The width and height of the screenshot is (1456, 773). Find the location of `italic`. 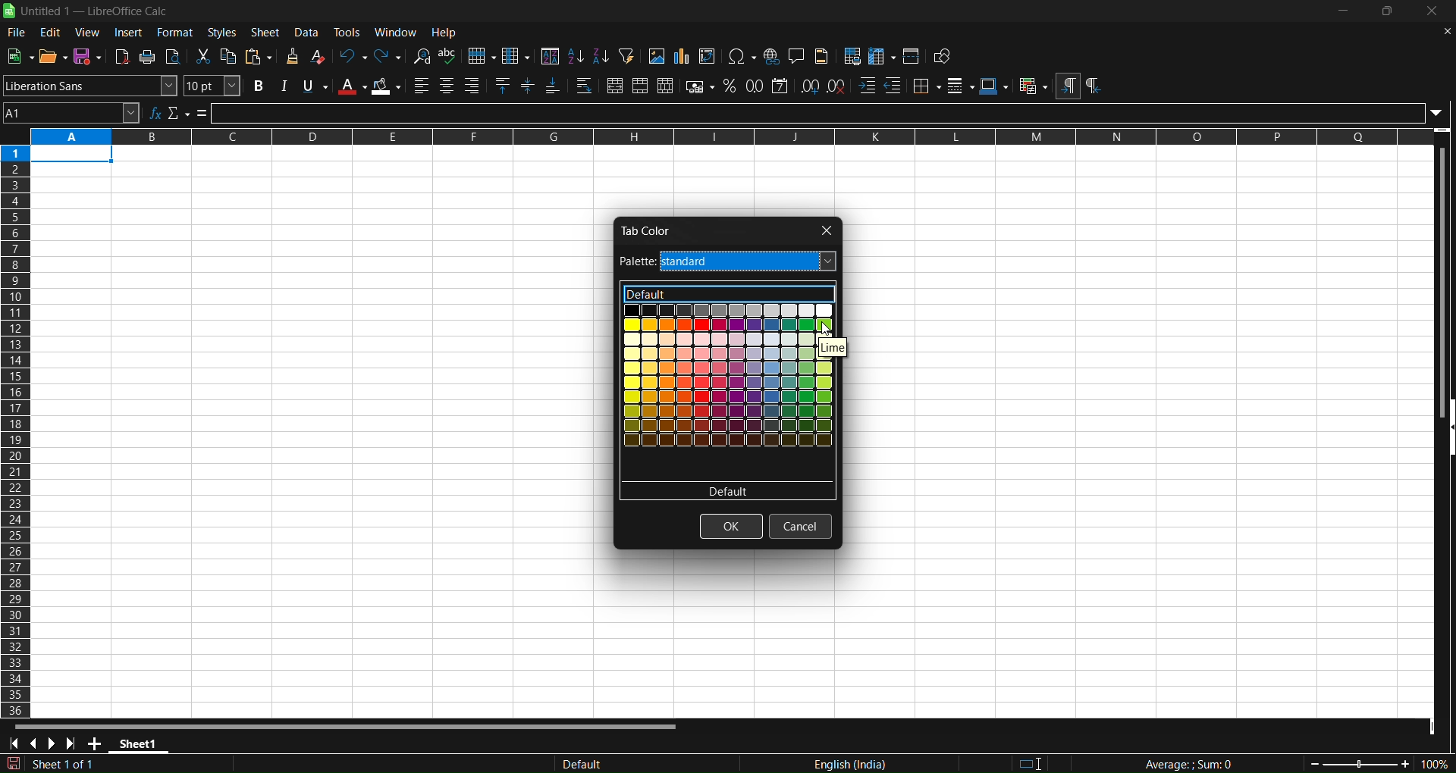

italic is located at coordinates (283, 86).